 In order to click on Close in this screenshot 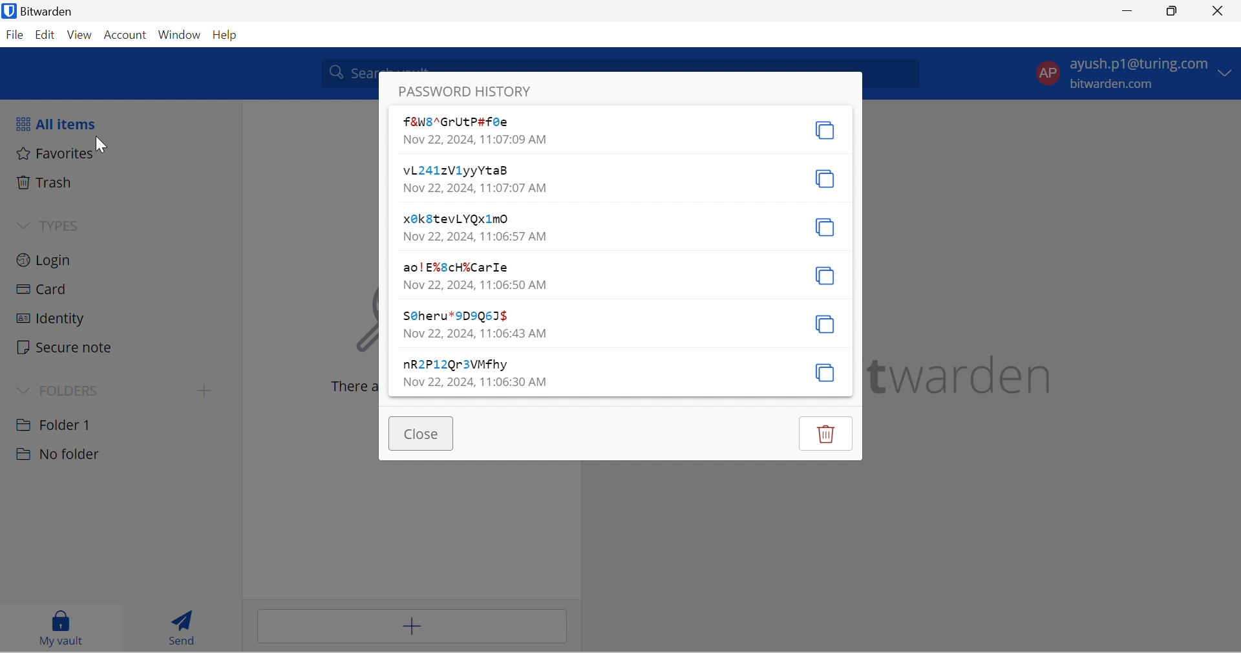, I will do `click(424, 434)`.